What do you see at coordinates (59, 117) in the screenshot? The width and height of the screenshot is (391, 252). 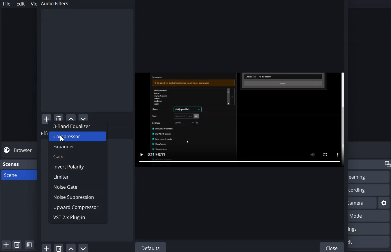 I see `Remove Filter` at bounding box center [59, 117].